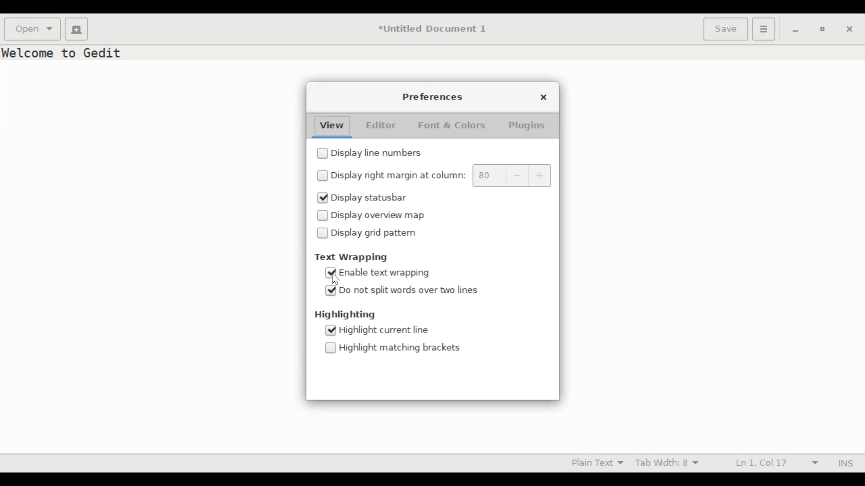 The image size is (865, 486). What do you see at coordinates (381, 126) in the screenshot?
I see `Editor` at bounding box center [381, 126].